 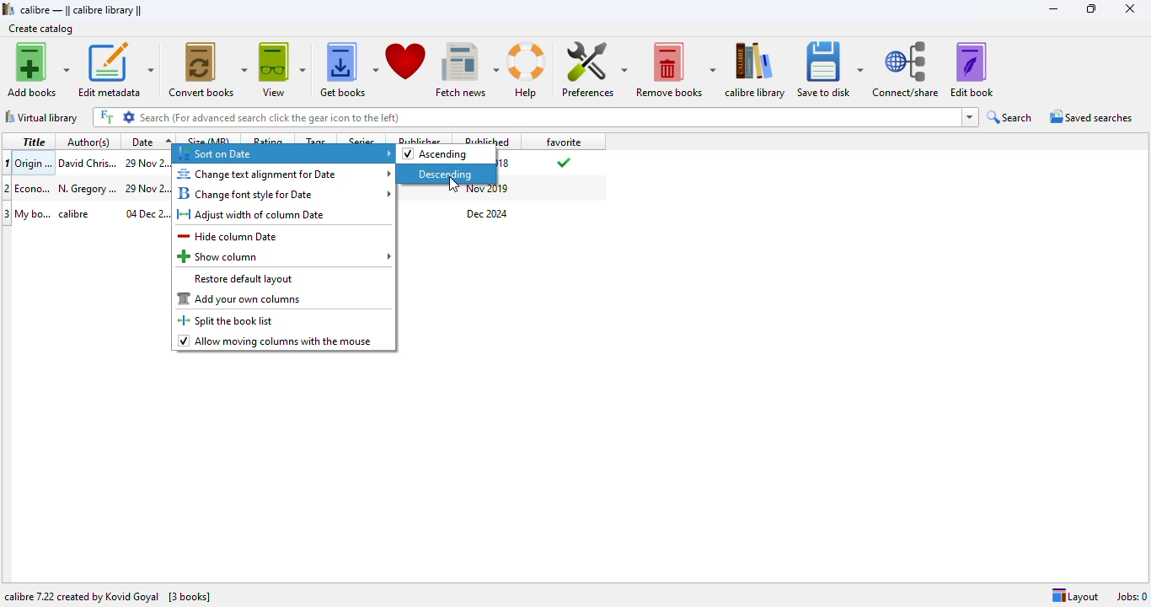 What do you see at coordinates (285, 256) in the screenshot?
I see `show column` at bounding box center [285, 256].